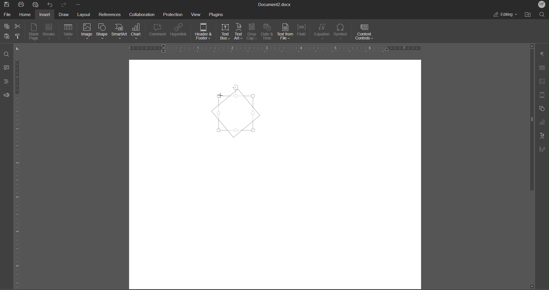 Image resolution: width=549 pixels, height=290 pixels. Describe the element at coordinates (25, 14) in the screenshot. I see `Home` at that location.